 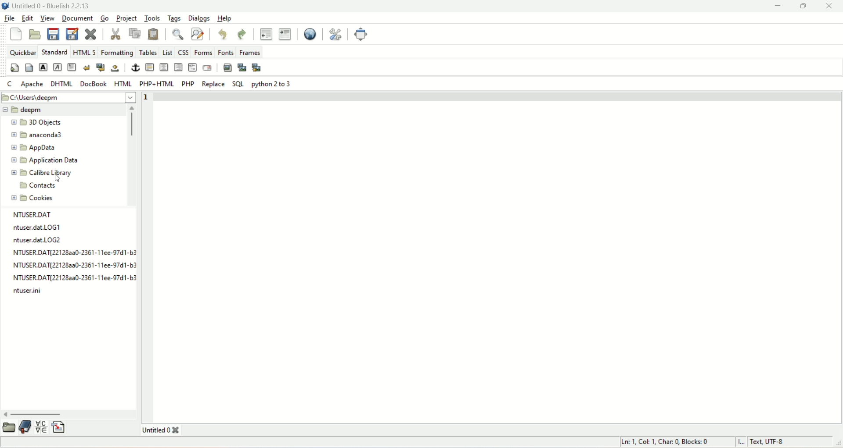 What do you see at coordinates (35, 186) in the screenshot?
I see `contacts` at bounding box center [35, 186].